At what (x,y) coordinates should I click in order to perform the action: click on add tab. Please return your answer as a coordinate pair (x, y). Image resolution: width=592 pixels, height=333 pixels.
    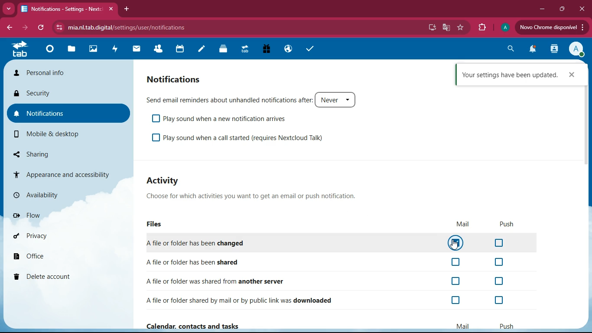
    Looking at the image, I should click on (127, 9).